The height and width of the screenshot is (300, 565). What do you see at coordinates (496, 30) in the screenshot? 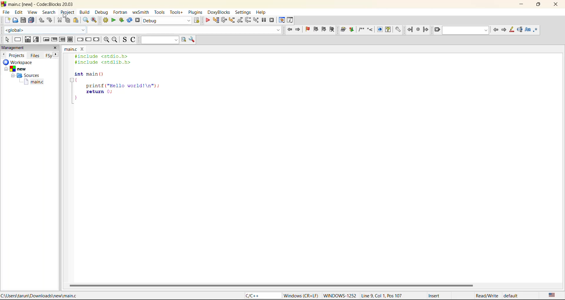
I see `previous` at bounding box center [496, 30].